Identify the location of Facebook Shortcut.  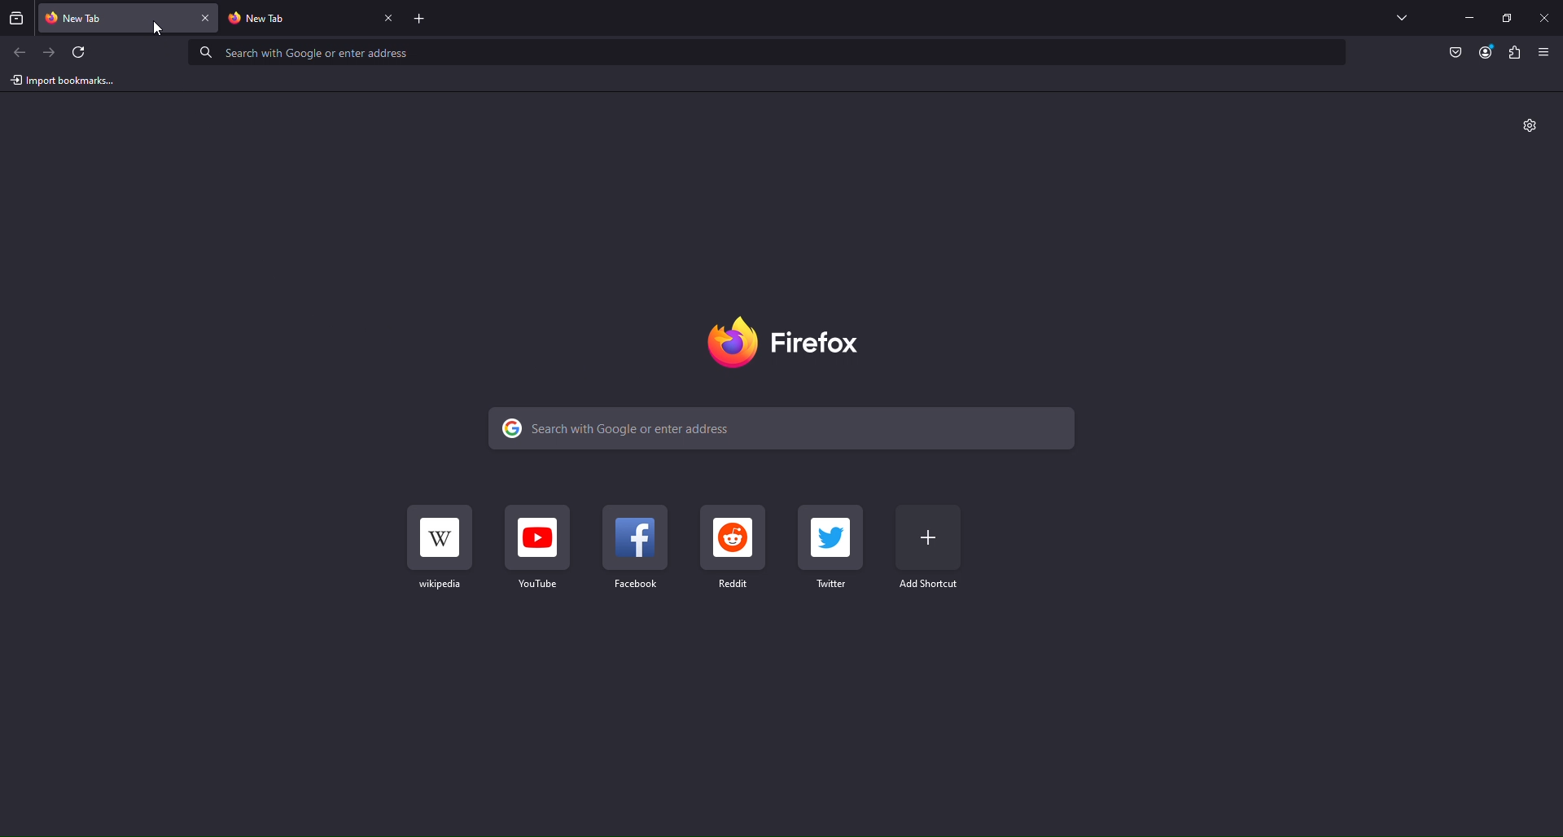
(637, 548).